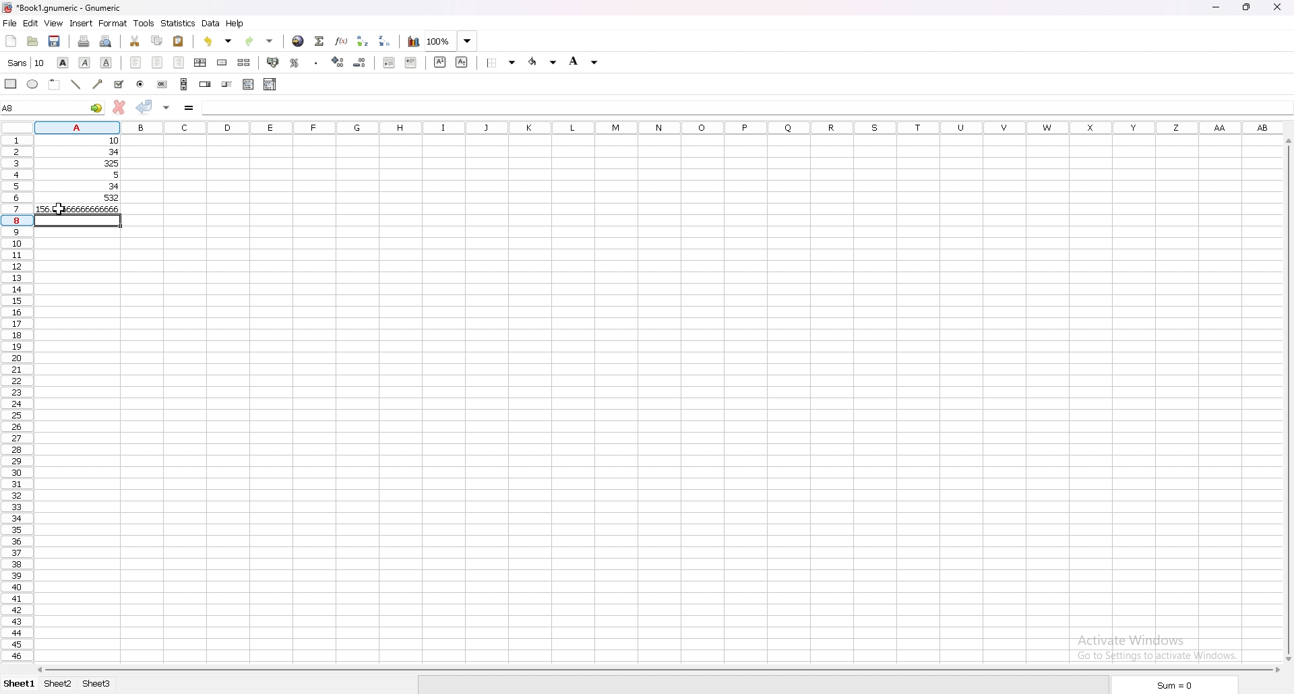 The height and width of the screenshot is (694, 1294). I want to click on split merged cells, so click(244, 62).